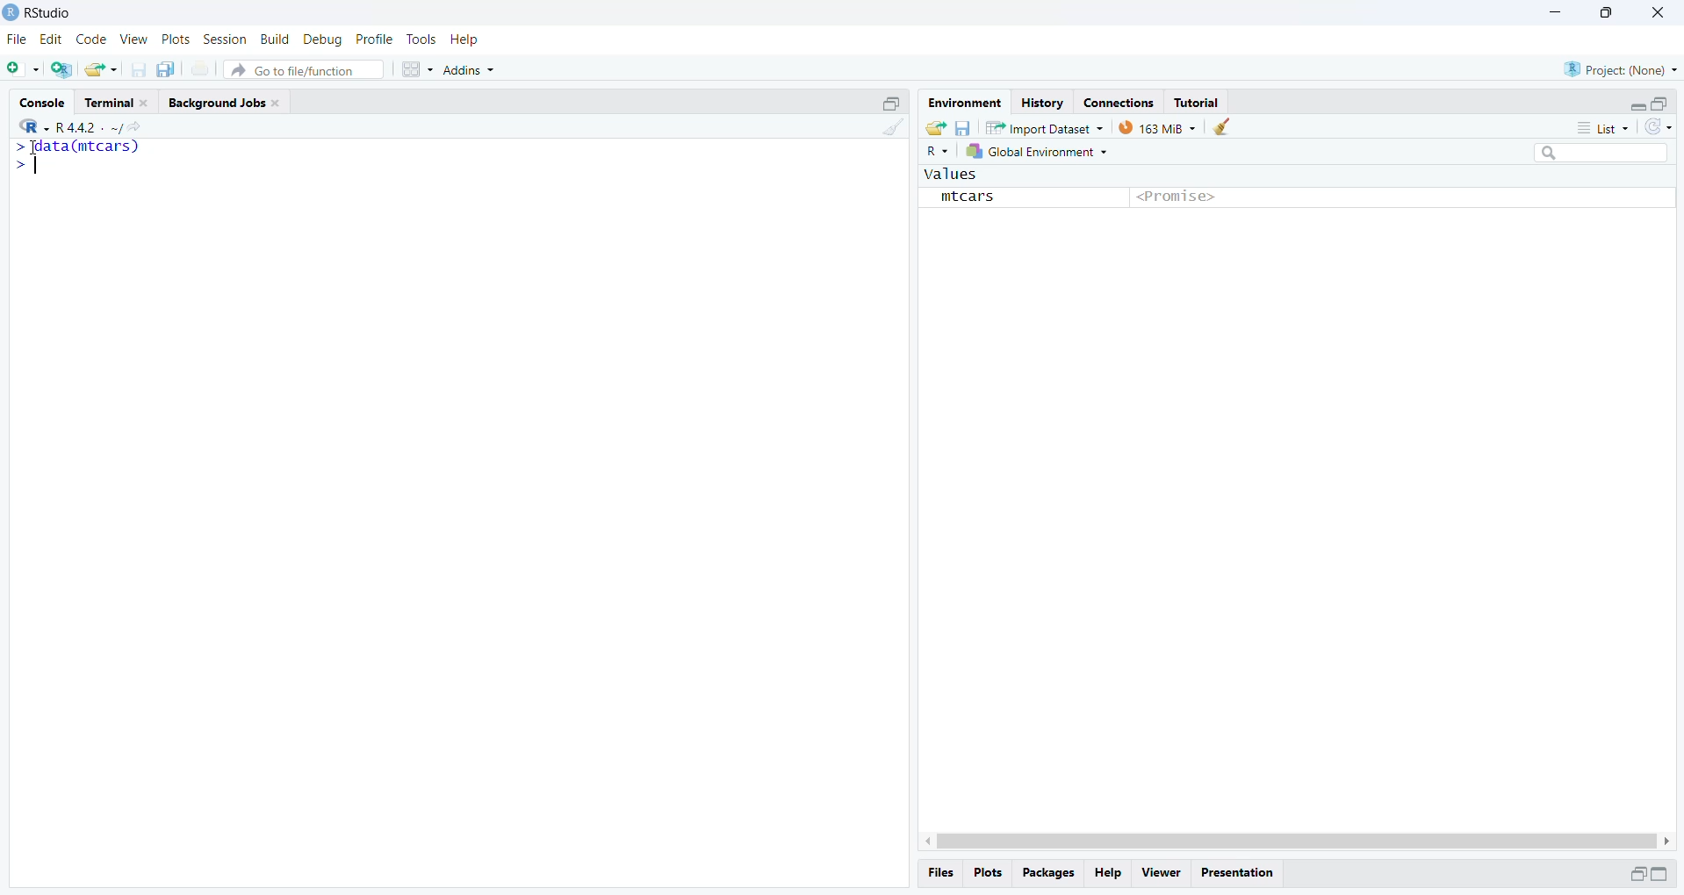 The image size is (1684, 895). What do you see at coordinates (92, 40) in the screenshot?
I see `code` at bounding box center [92, 40].